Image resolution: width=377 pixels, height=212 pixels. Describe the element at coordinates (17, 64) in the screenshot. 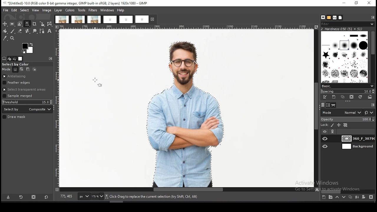

I see `select by color` at that location.